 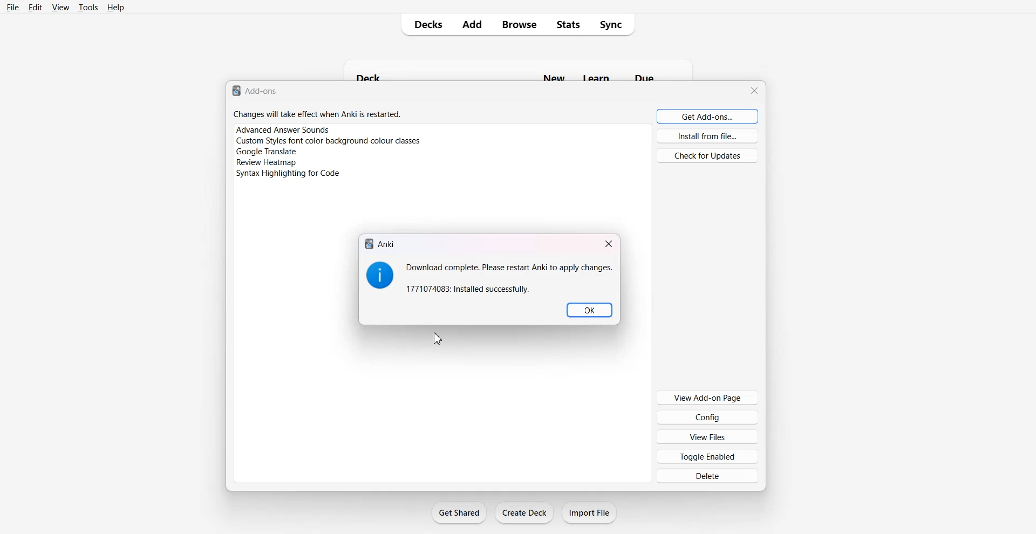 What do you see at coordinates (386, 75) in the screenshot?
I see `deck` at bounding box center [386, 75].